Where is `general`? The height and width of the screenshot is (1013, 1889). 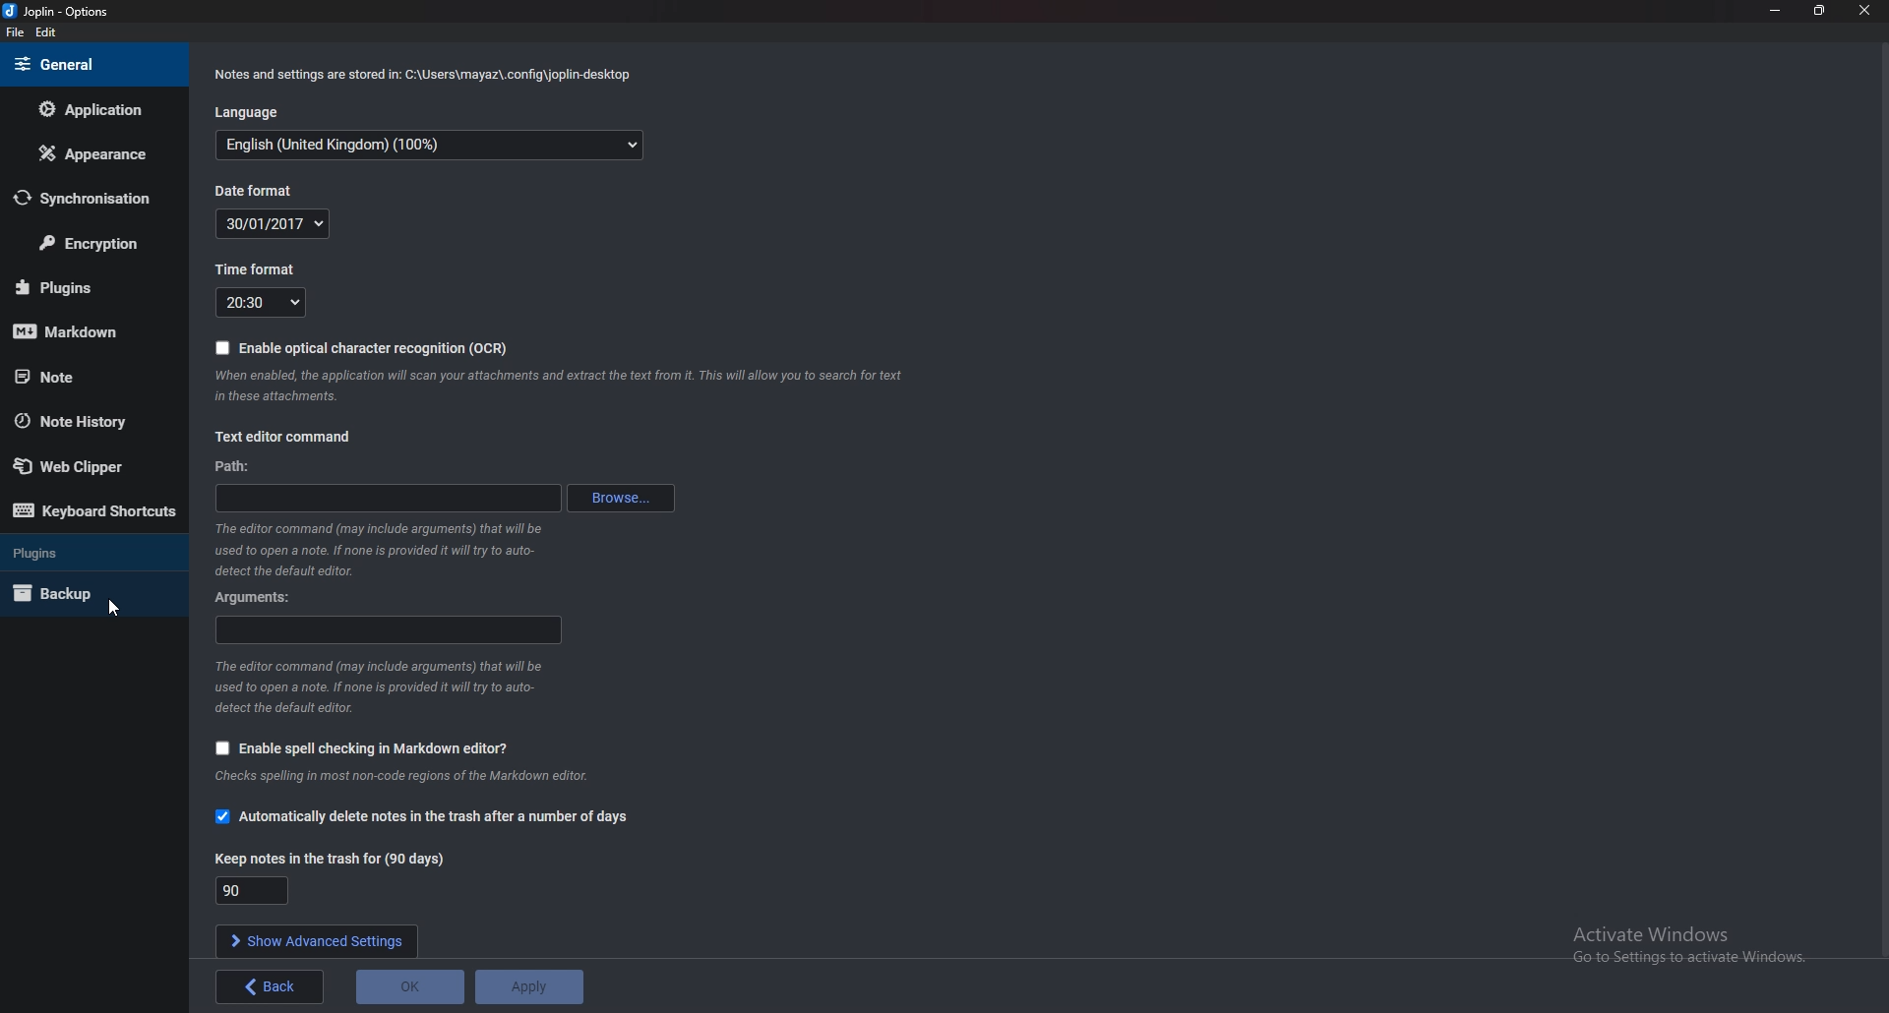
general is located at coordinates (85, 65).